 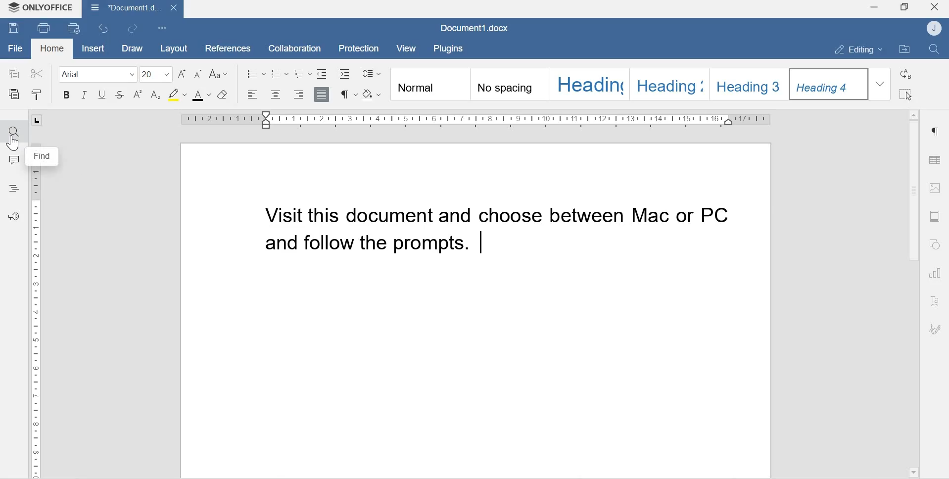 I want to click on Heading 4, so click(x=830, y=84).